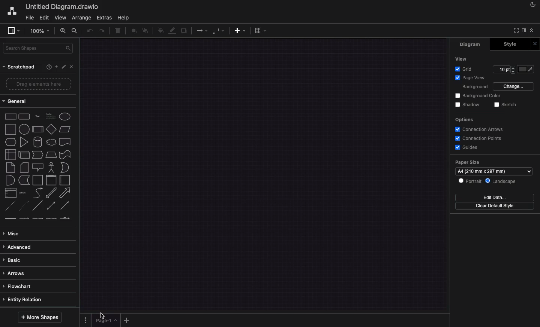  I want to click on directional connector, so click(64, 205).